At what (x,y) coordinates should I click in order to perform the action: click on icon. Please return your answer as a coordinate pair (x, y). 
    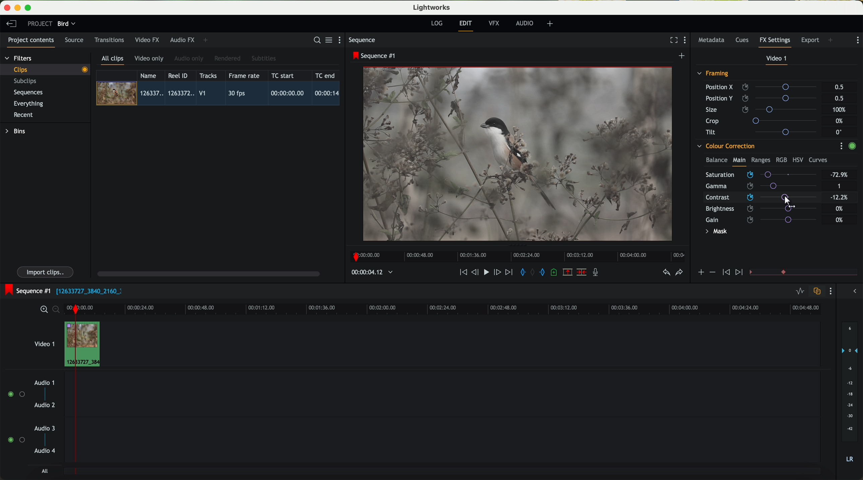
    Looking at the image, I should click on (712, 272).